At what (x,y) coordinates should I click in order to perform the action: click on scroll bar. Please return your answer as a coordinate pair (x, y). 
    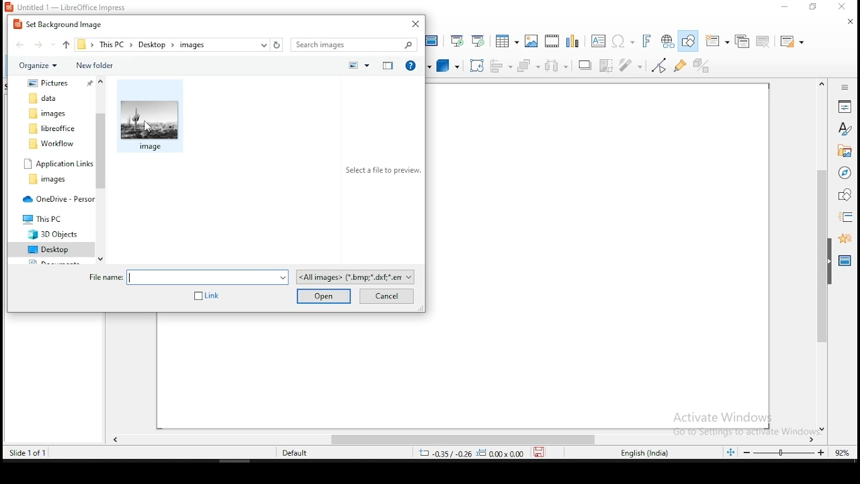
    Looking at the image, I should click on (461, 440).